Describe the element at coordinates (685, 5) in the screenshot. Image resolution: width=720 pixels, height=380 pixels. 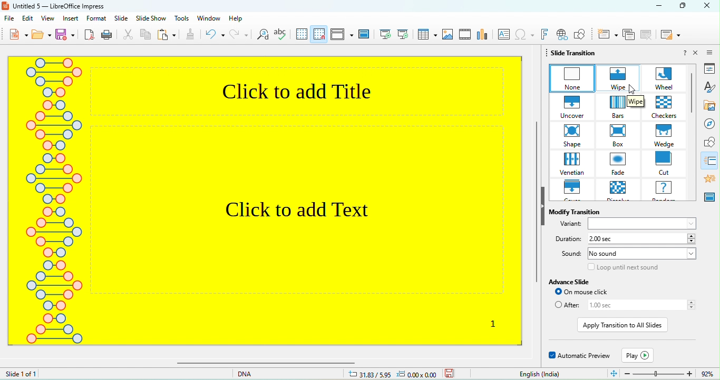
I see `maximize` at that location.